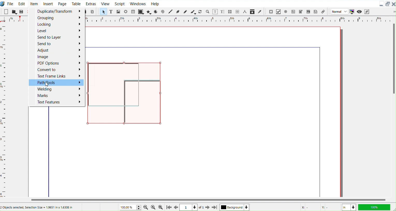 The height and width of the screenshot is (211, 396). Describe the element at coordinates (149, 12) in the screenshot. I see `Polygon` at that location.